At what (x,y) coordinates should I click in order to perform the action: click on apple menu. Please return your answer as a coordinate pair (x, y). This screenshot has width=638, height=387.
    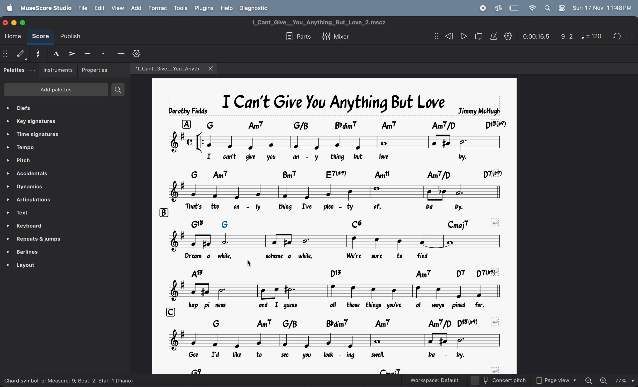
    Looking at the image, I should click on (9, 8).